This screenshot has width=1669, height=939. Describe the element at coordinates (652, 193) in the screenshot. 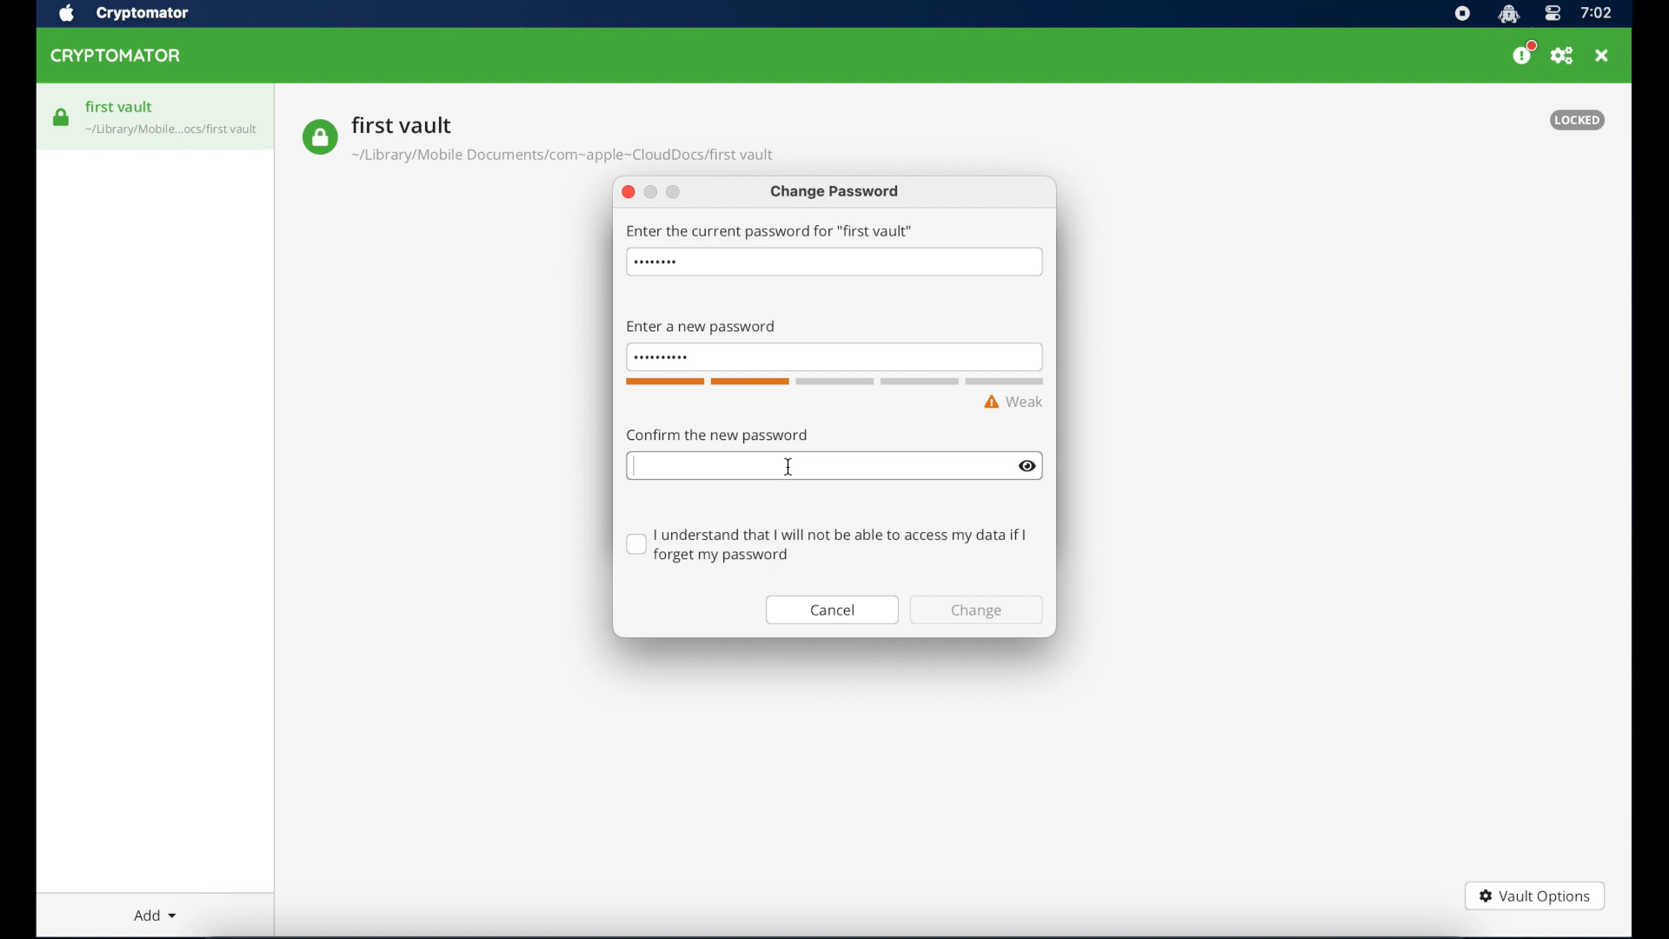

I see `minimize` at that location.